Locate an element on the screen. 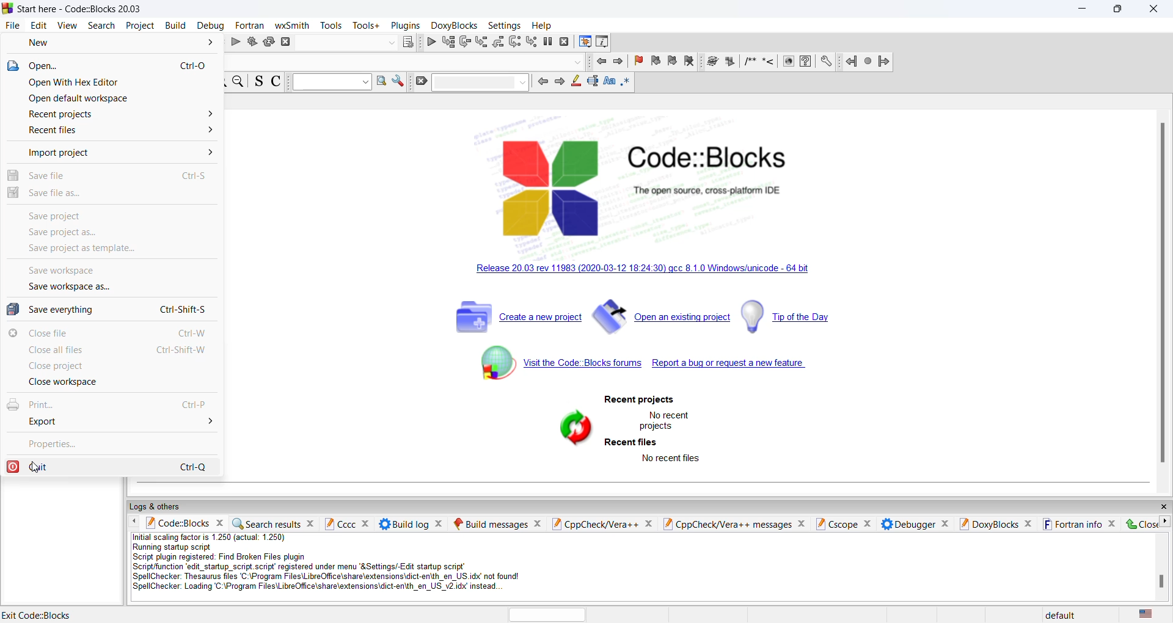 Image resolution: width=1173 pixels, height=623 pixels. save file is located at coordinates (111, 173).